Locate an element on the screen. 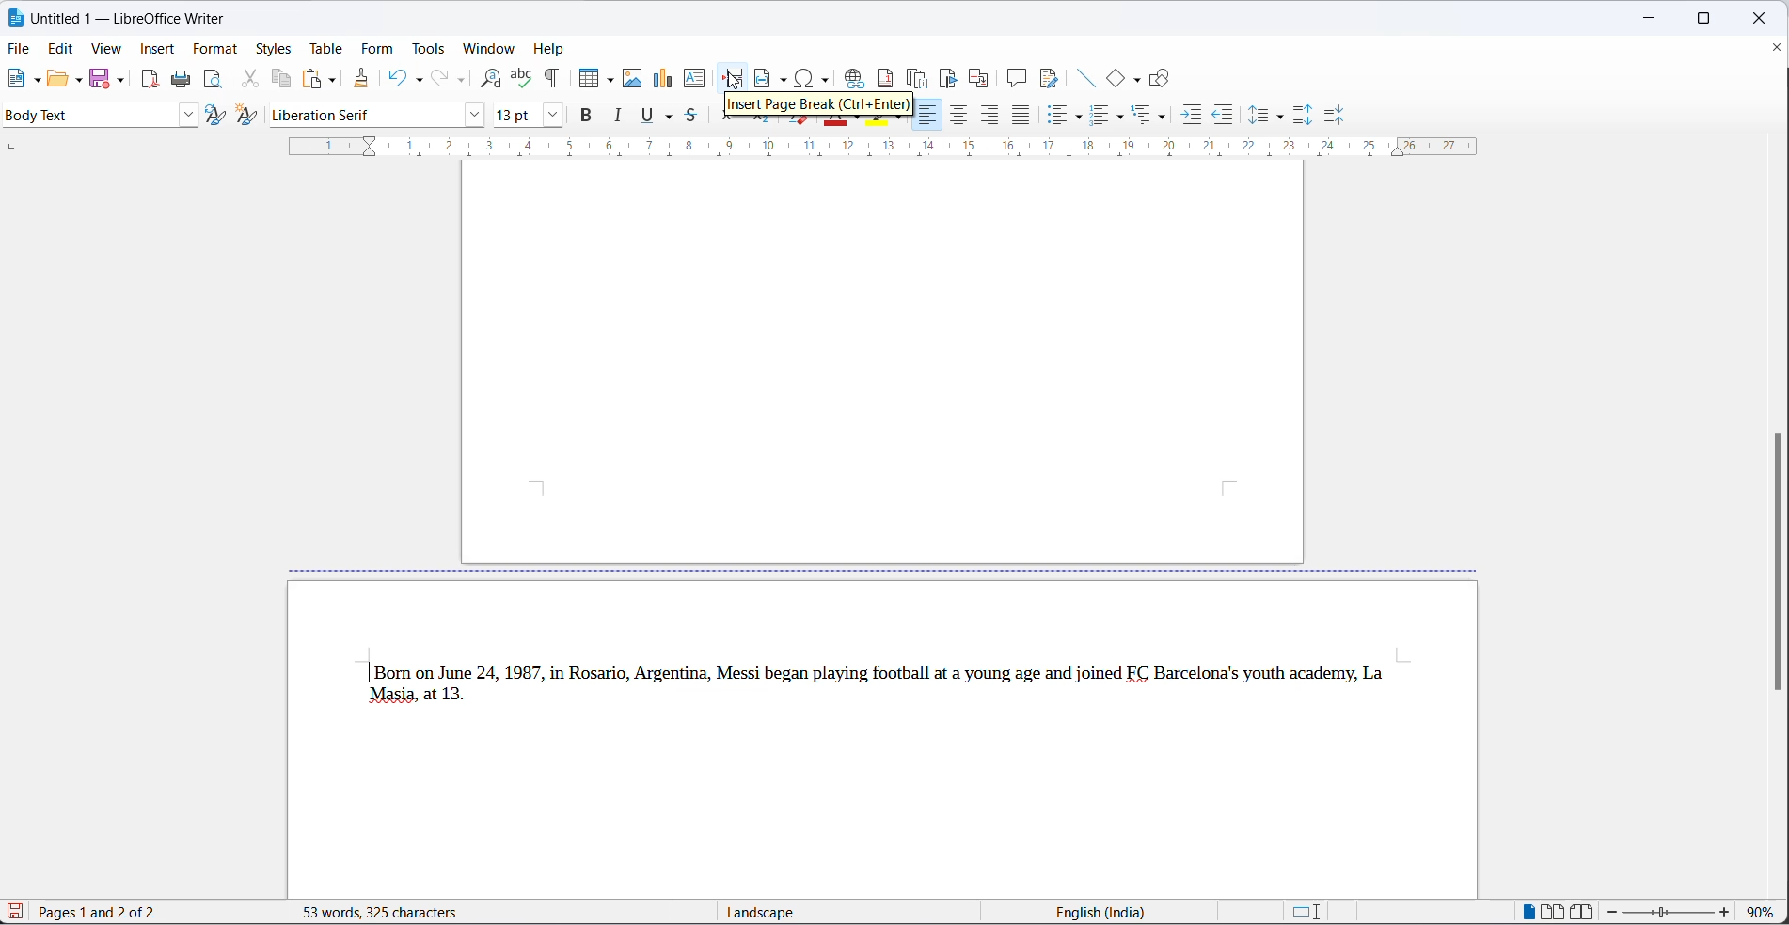 The height and width of the screenshot is (925, 1789). insert comments is located at coordinates (1015, 80).